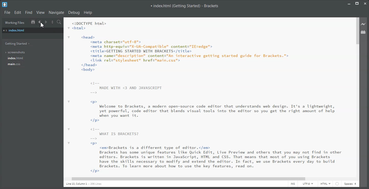 Image resolution: width=369 pixels, height=189 pixels. I want to click on index.html, so click(32, 30).